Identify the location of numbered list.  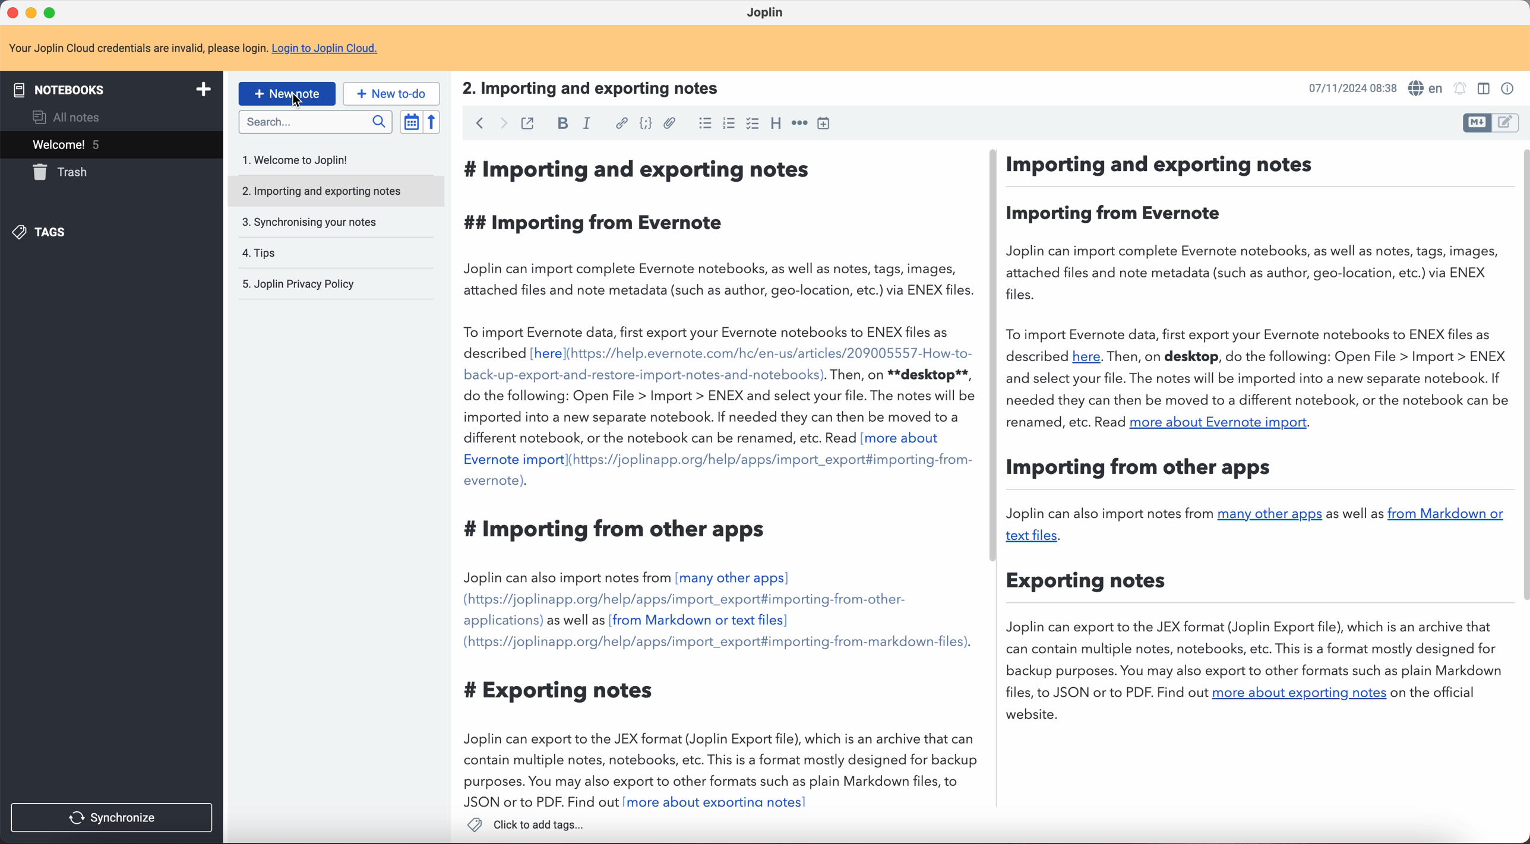
(729, 123).